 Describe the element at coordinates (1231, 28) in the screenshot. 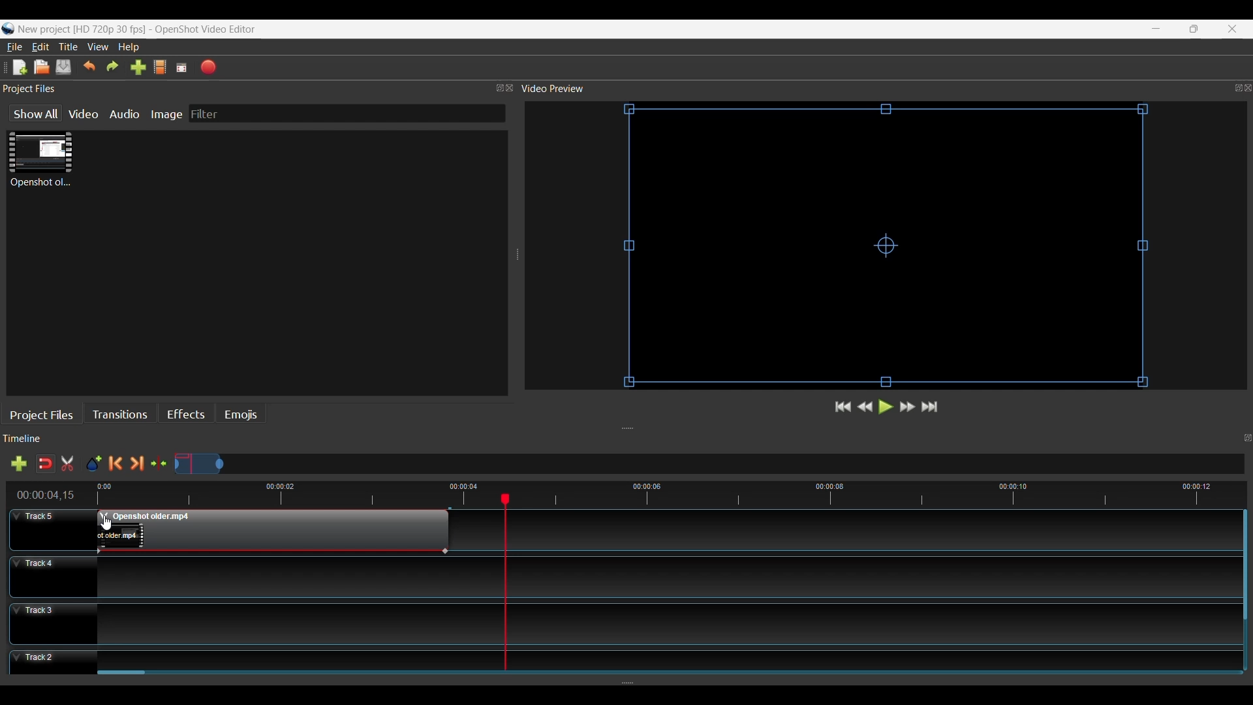

I see `Close` at that location.